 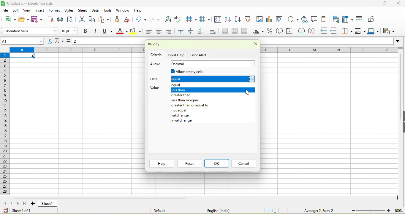 I want to click on chart, so click(x=270, y=20).